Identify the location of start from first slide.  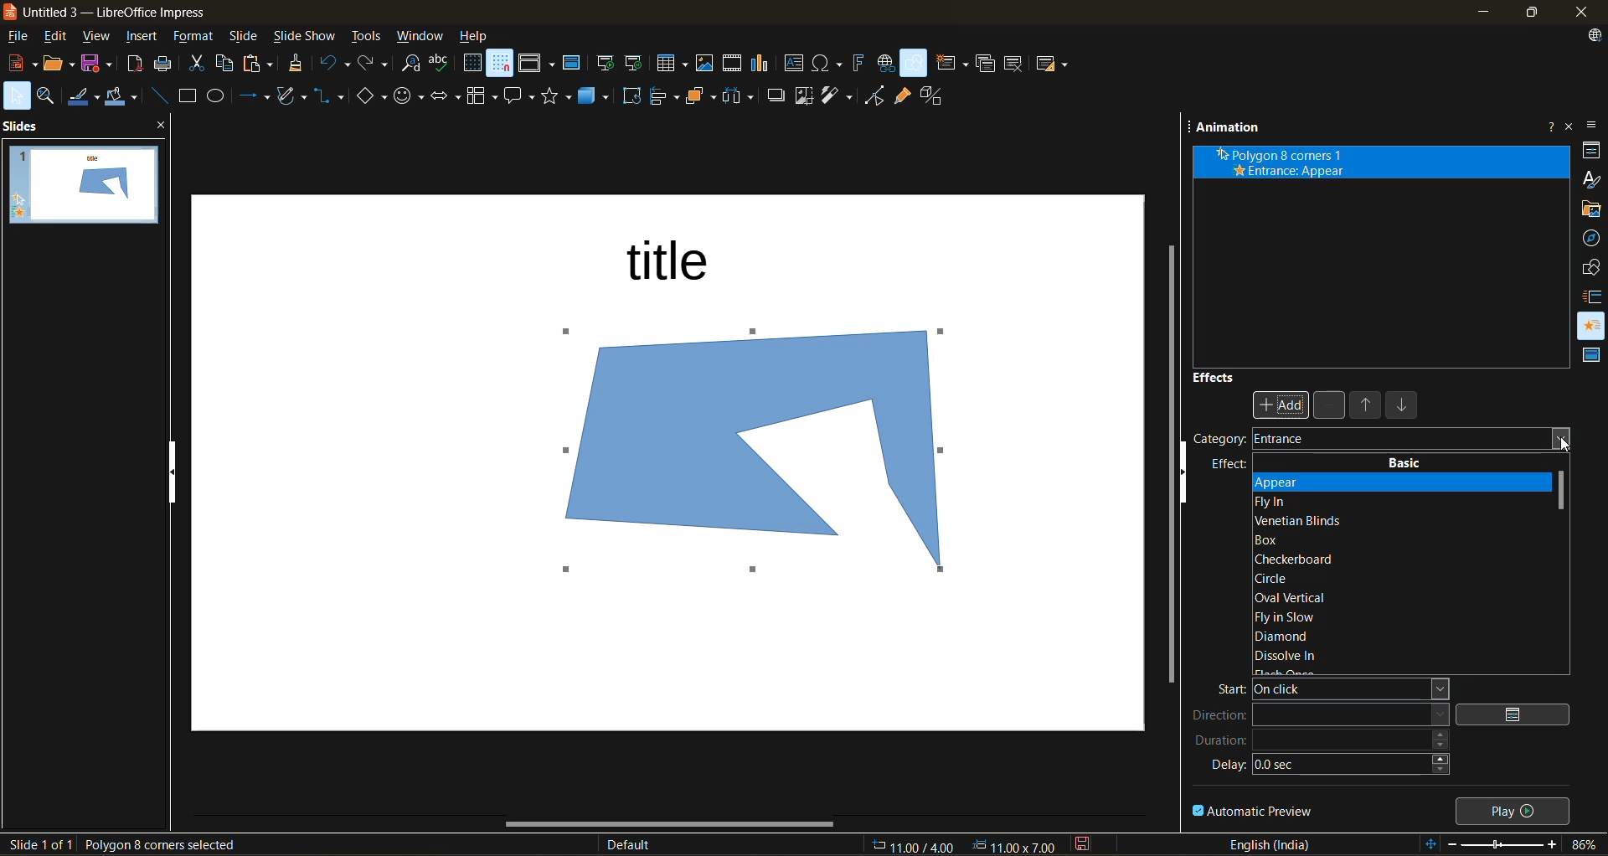
(603, 63).